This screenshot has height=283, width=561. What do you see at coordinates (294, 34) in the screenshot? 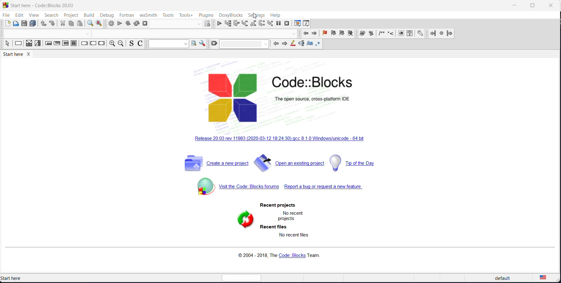
I see `dropdown` at bounding box center [294, 34].